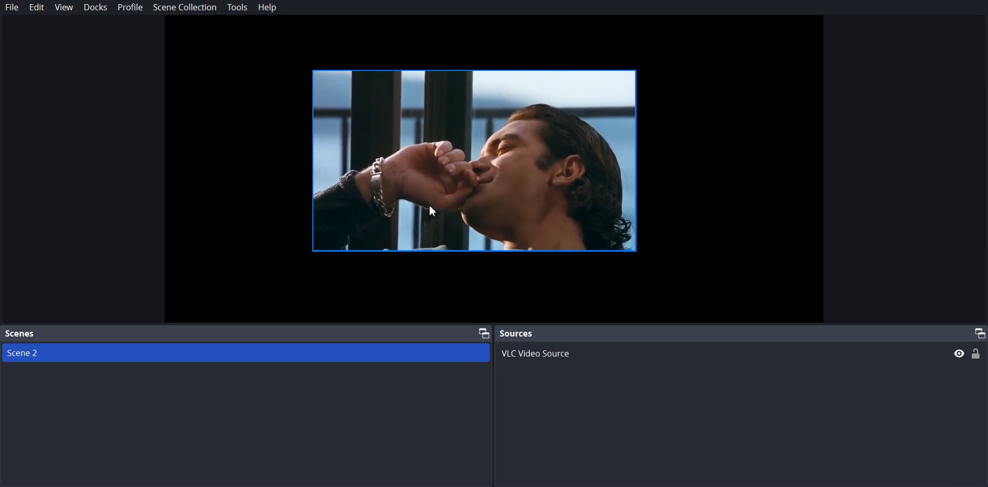 Image resolution: width=988 pixels, height=487 pixels. Describe the element at coordinates (237, 8) in the screenshot. I see `Tools` at that location.